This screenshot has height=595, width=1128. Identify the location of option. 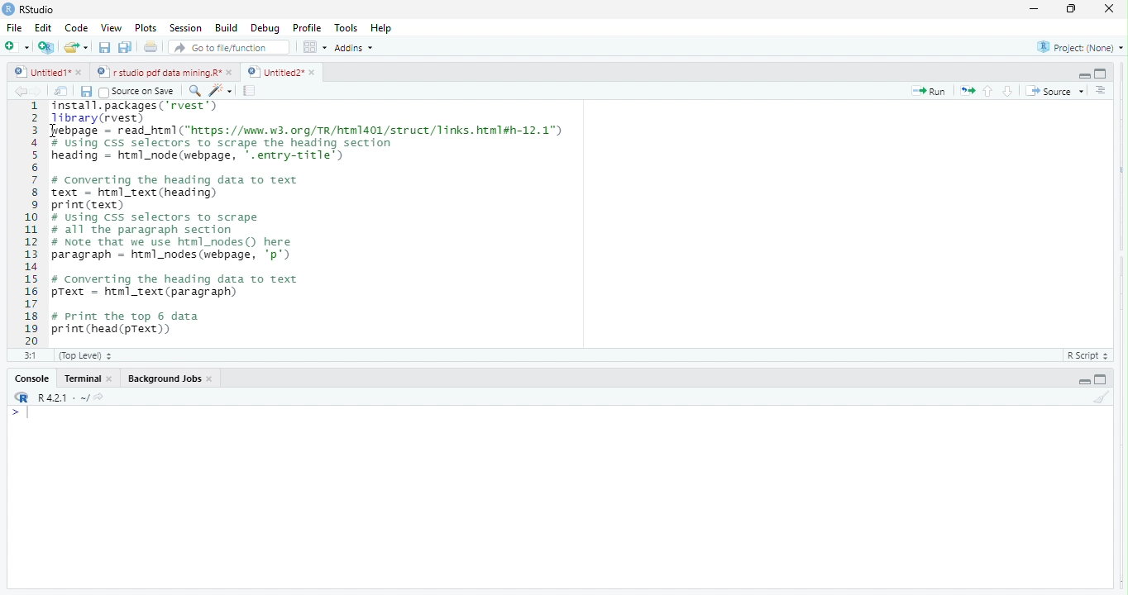
(314, 46).